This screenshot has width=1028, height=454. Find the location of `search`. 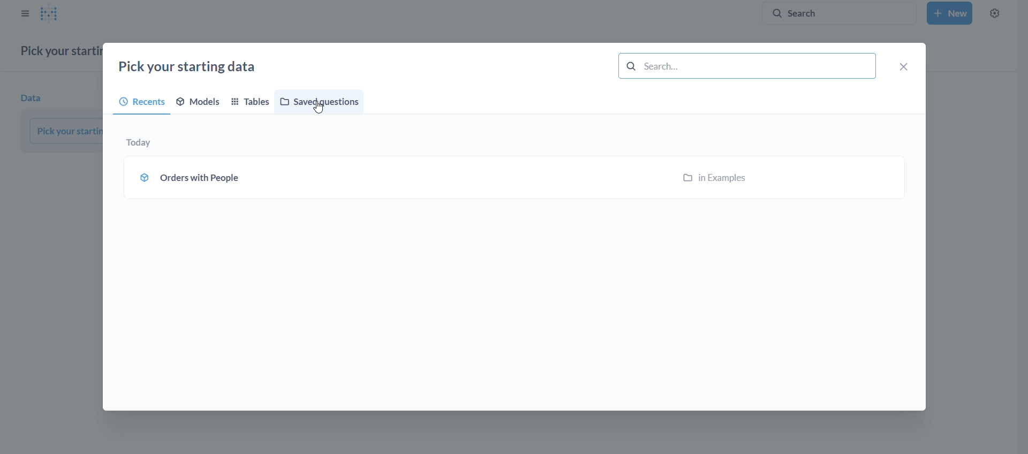

search is located at coordinates (747, 66).